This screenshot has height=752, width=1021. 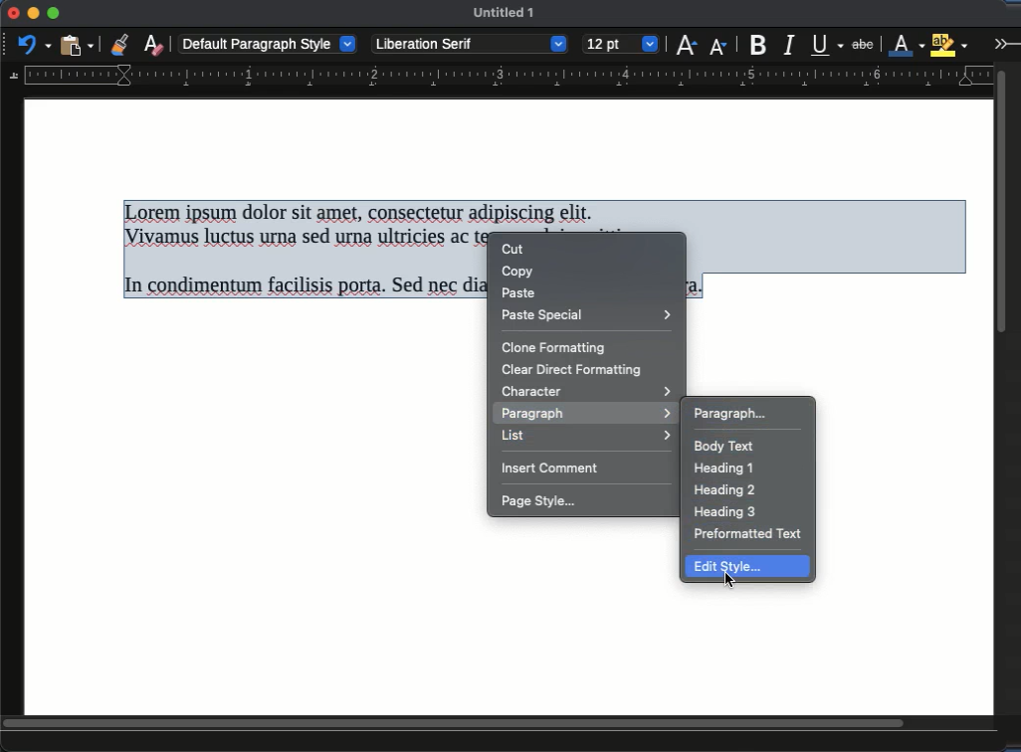 I want to click on clear direct formatting, so click(x=572, y=370).